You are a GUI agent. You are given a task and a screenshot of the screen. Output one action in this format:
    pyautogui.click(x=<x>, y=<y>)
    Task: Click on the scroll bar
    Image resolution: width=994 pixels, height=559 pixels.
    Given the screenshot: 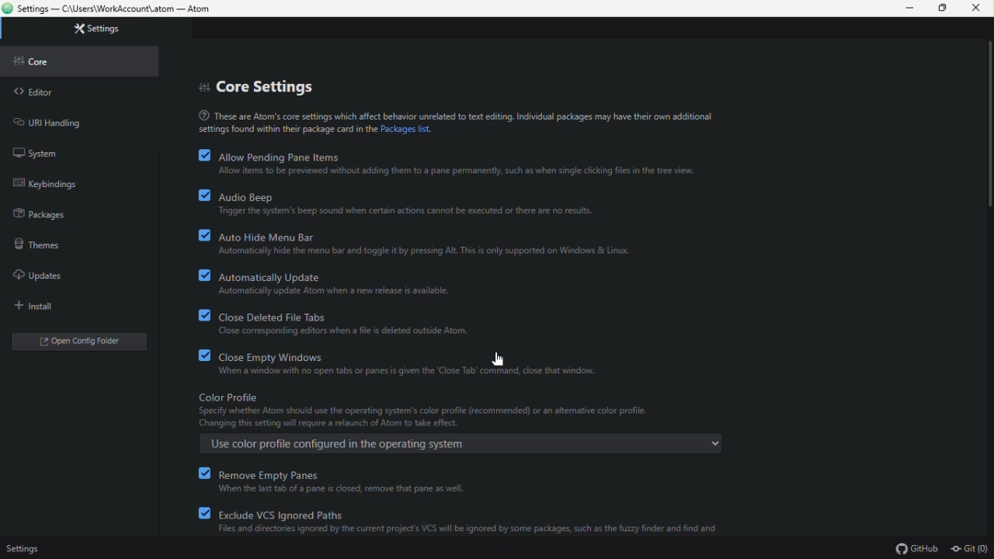 What is the action you would take?
    pyautogui.click(x=987, y=127)
    